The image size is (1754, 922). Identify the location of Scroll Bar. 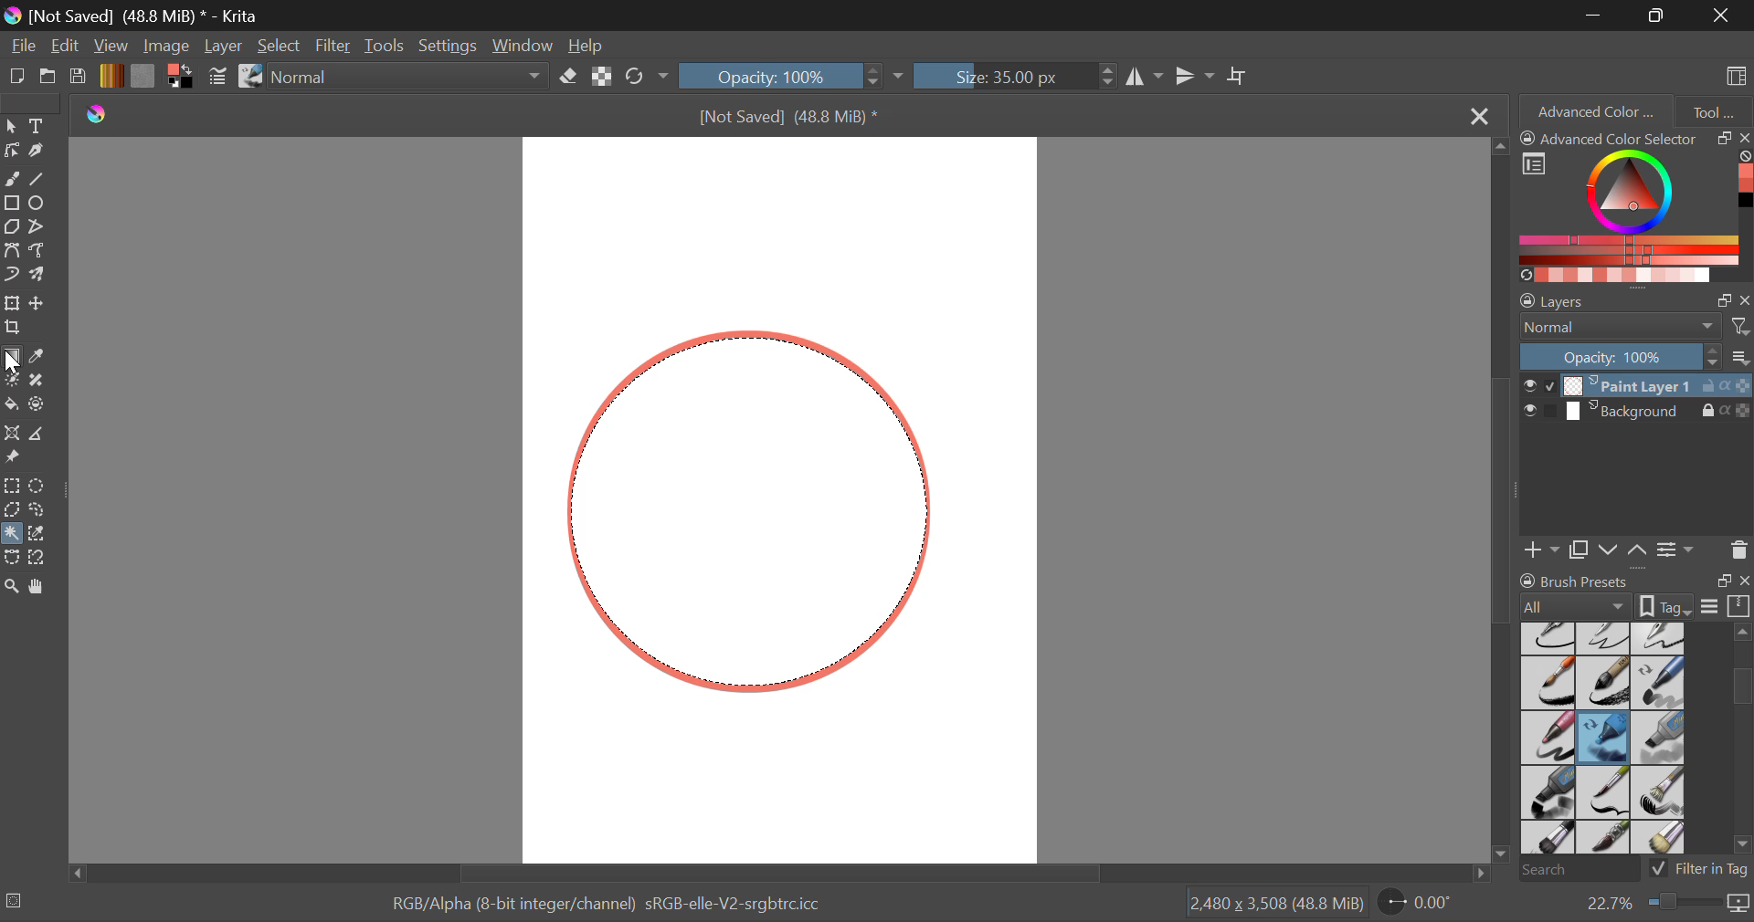
(775, 873).